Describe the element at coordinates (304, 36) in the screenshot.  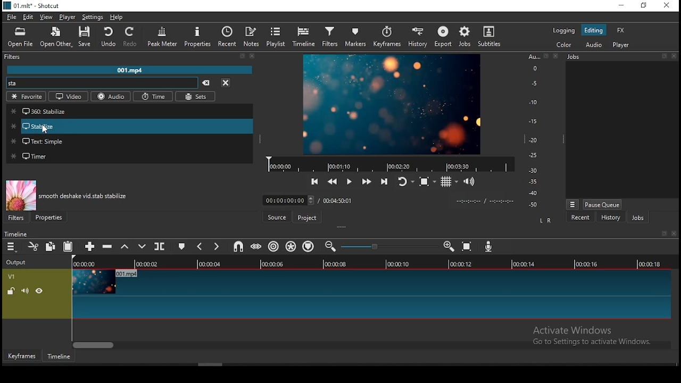
I see `timeline` at that location.